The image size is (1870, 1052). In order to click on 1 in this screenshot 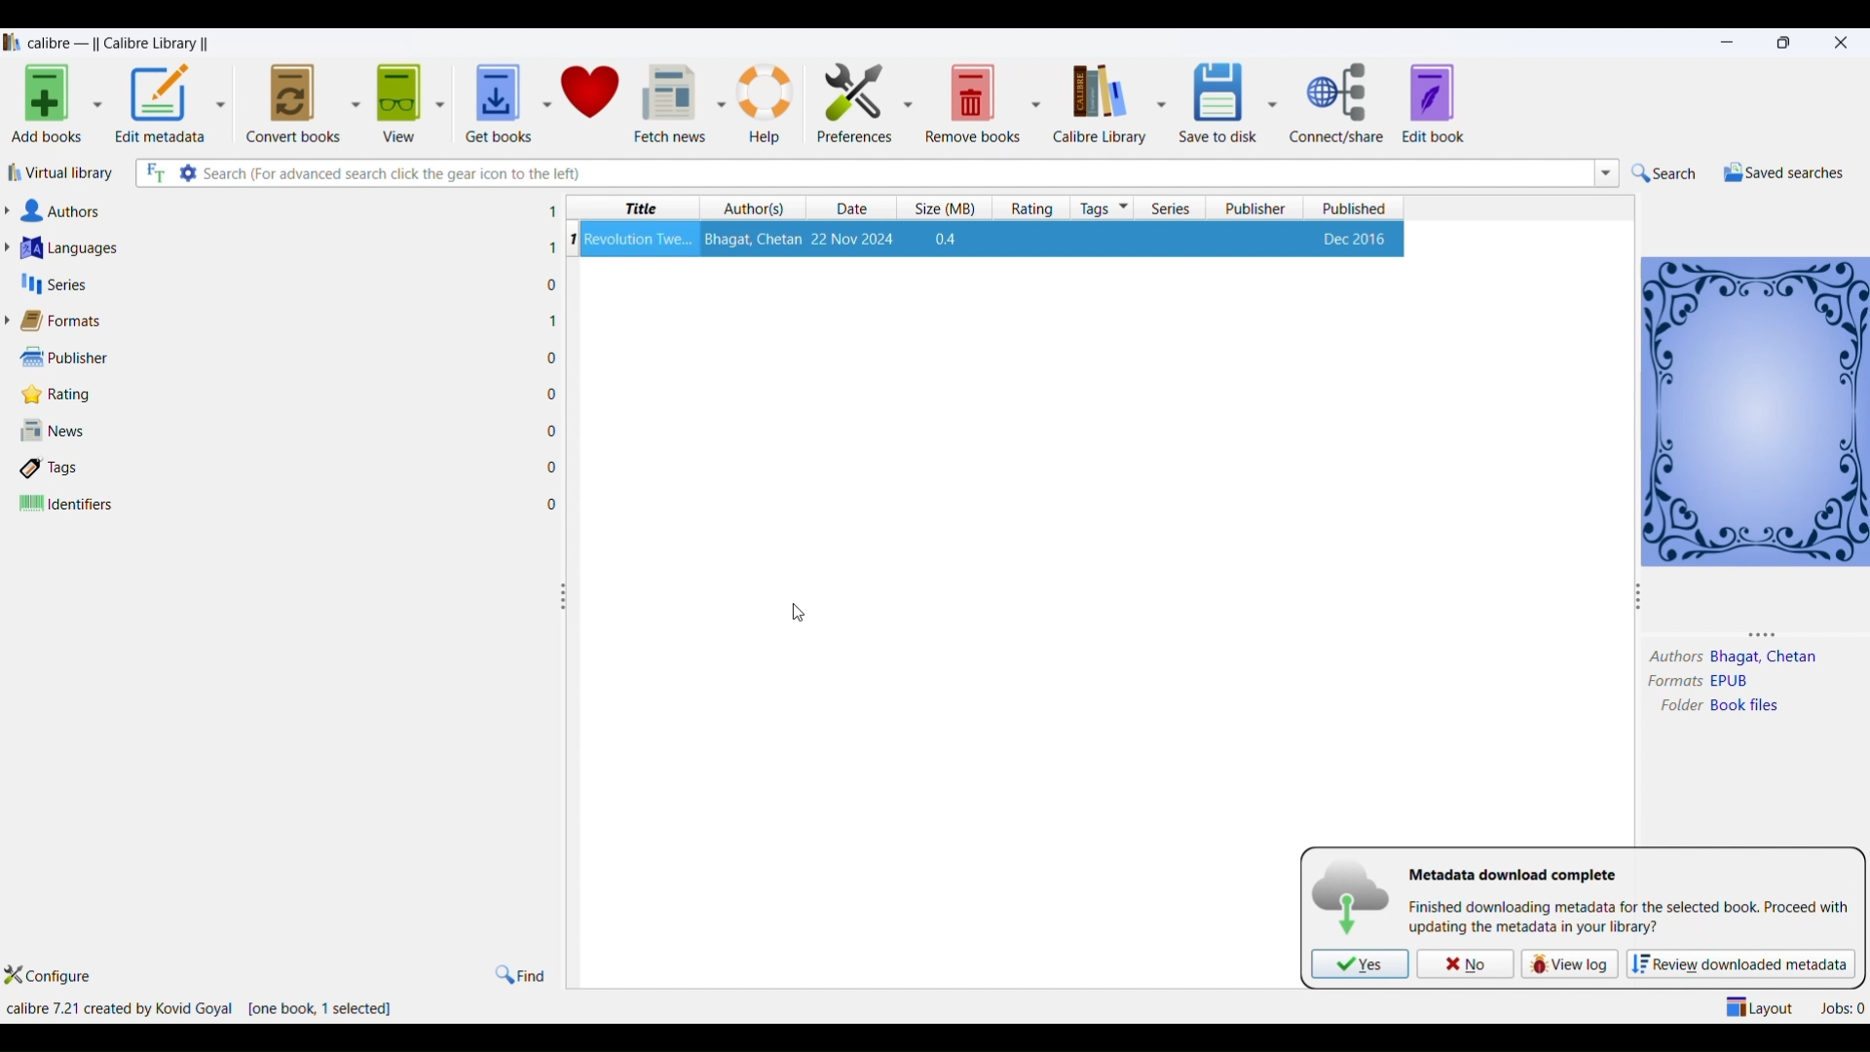, I will do `click(572, 239)`.